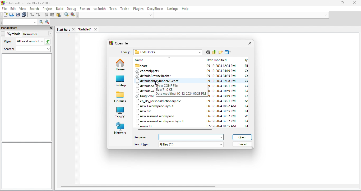  I want to click on dropdown, so click(325, 14).